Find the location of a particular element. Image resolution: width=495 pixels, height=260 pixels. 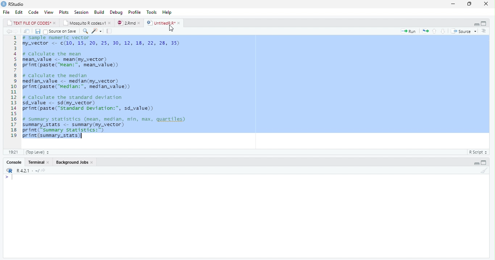

back is located at coordinates (9, 32).